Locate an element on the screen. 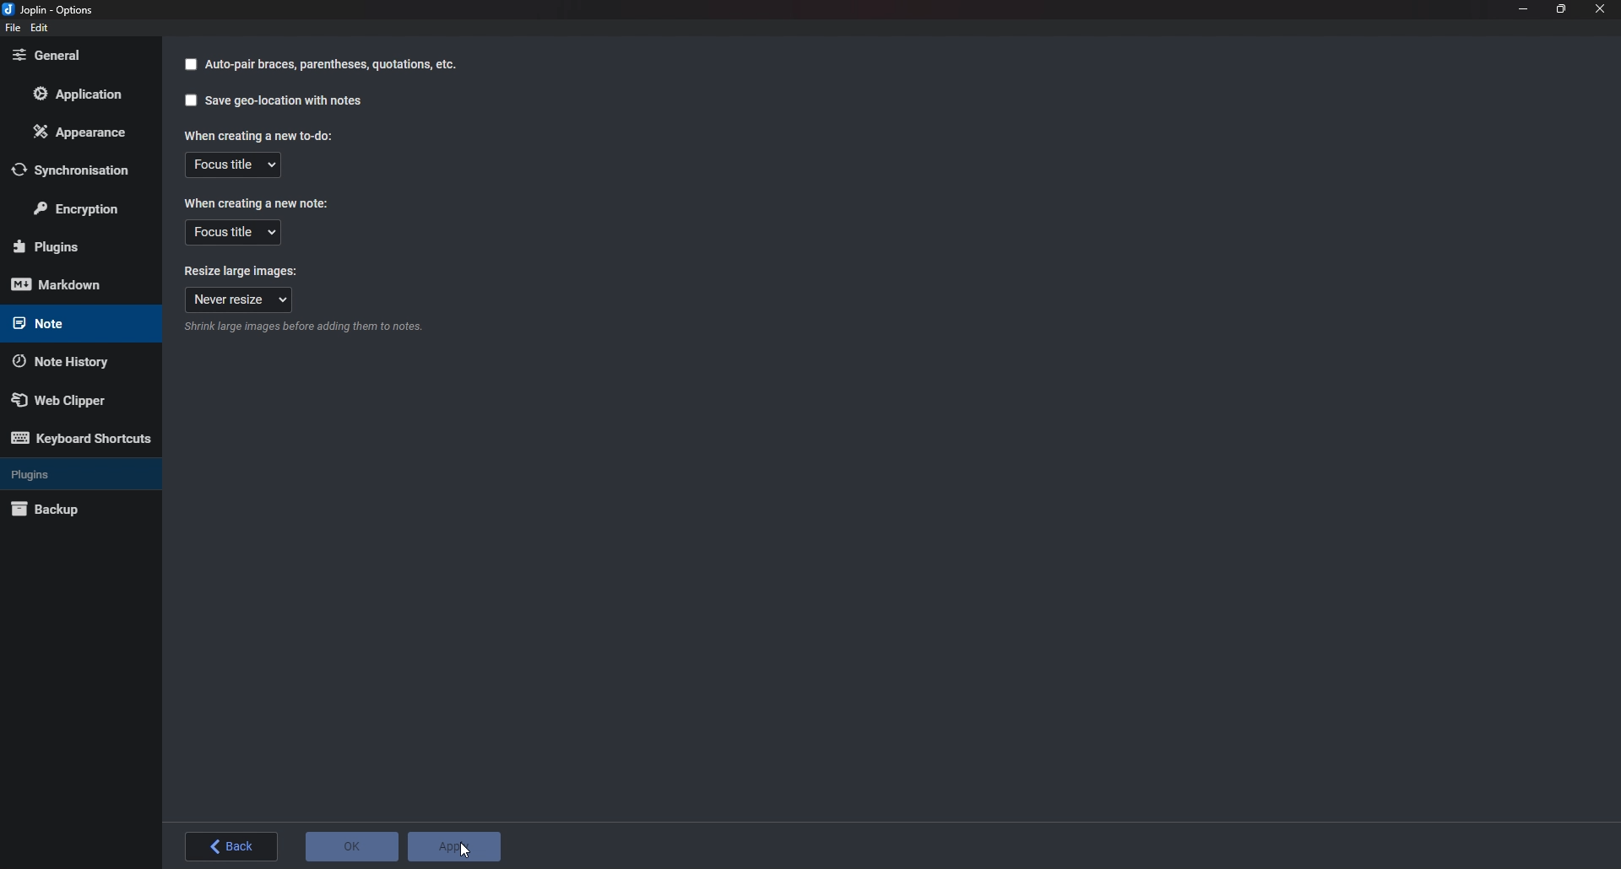 The image size is (1621, 869). Plugins is located at coordinates (78, 472).